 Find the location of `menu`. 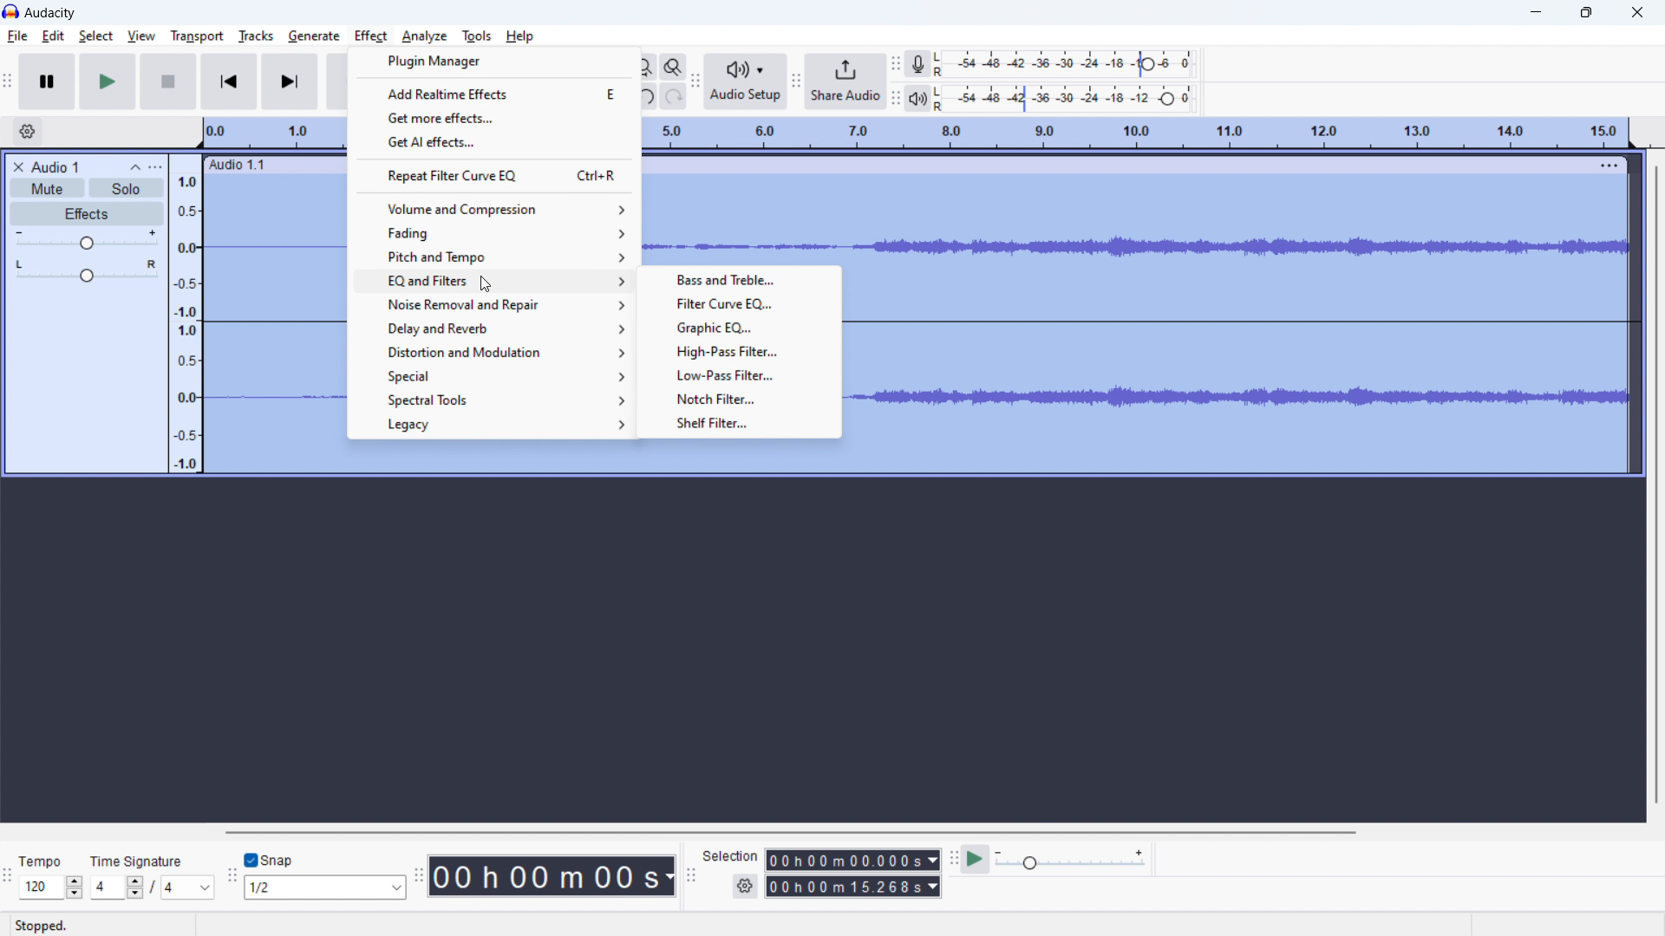

menu is located at coordinates (1608, 161).